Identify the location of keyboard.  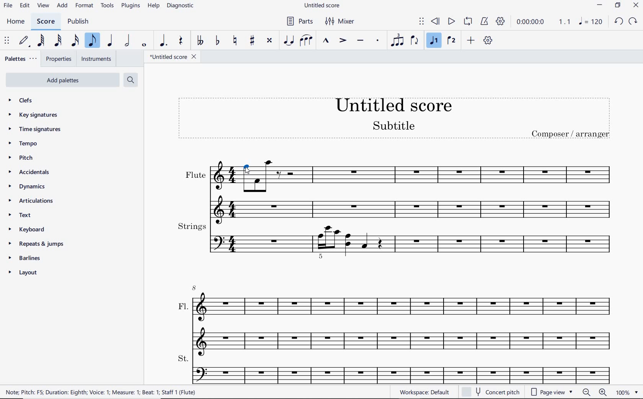
(29, 230).